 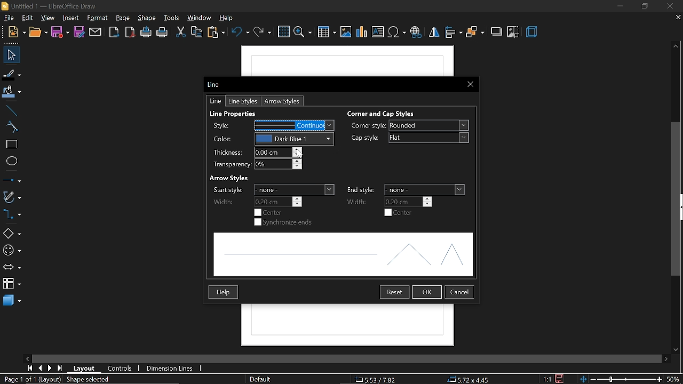 What do you see at coordinates (416, 33) in the screenshot?
I see `insert hyperlink` at bounding box center [416, 33].